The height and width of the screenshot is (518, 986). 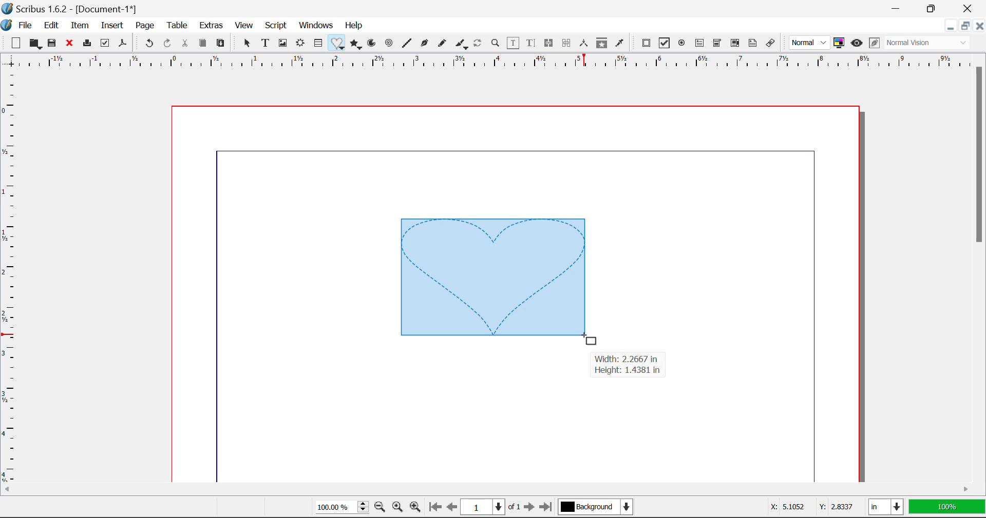 What do you see at coordinates (275, 27) in the screenshot?
I see `Script` at bounding box center [275, 27].